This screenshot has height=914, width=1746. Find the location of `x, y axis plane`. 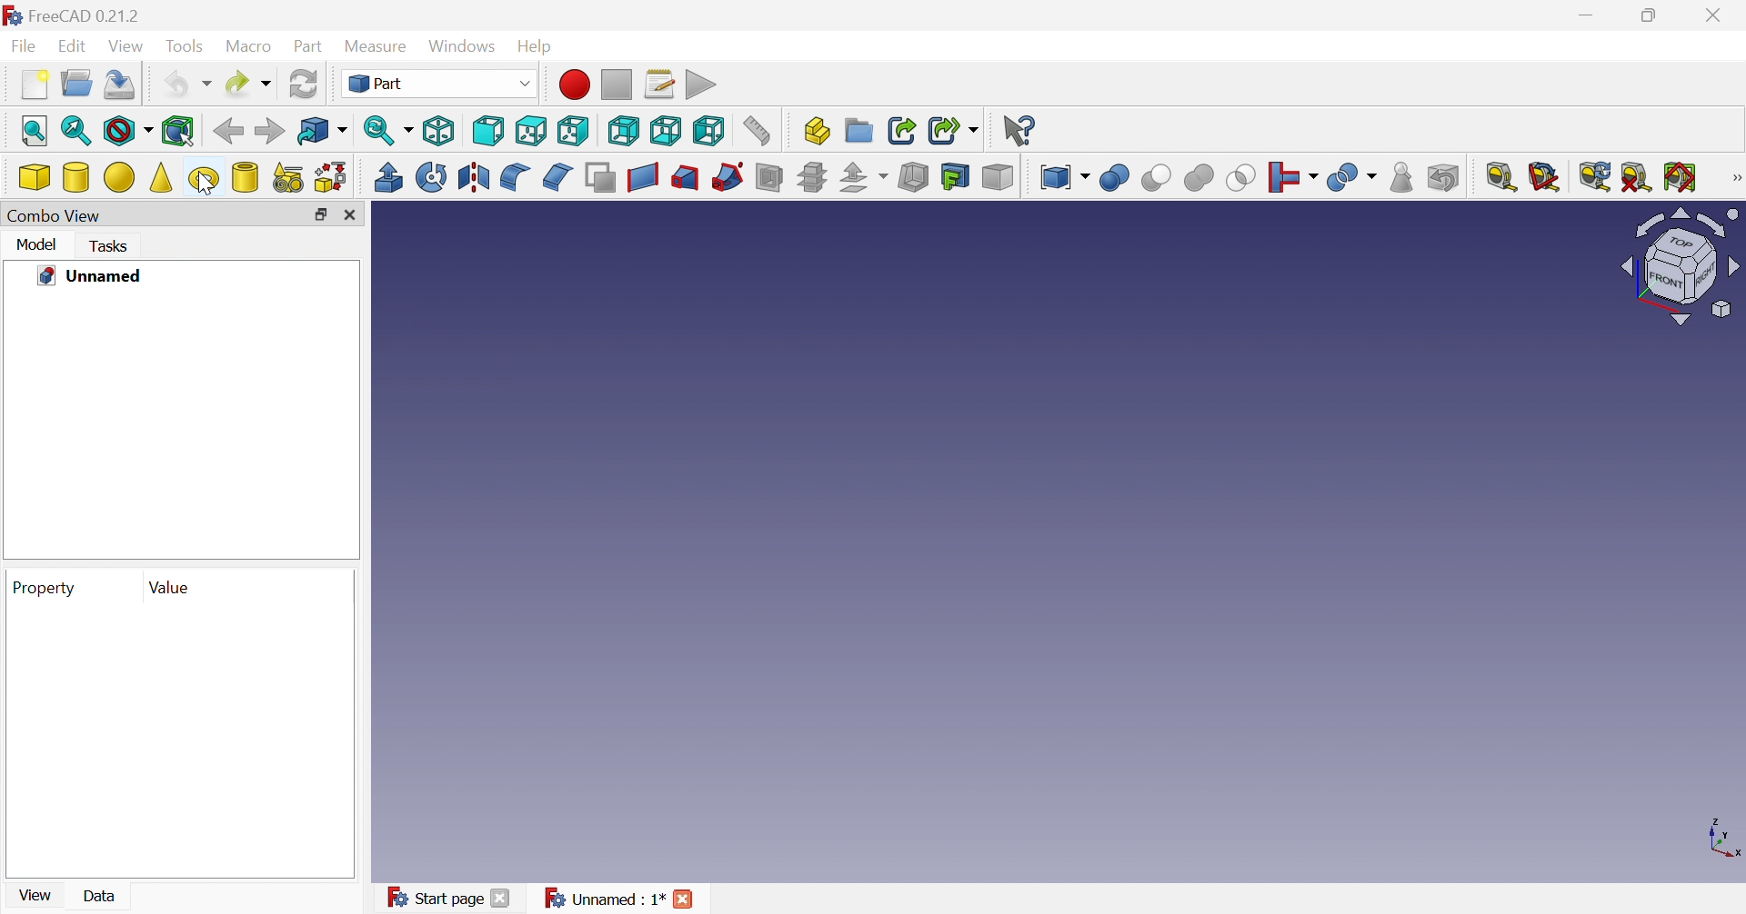

x, y axis plane is located at coordinates (1723, 835).